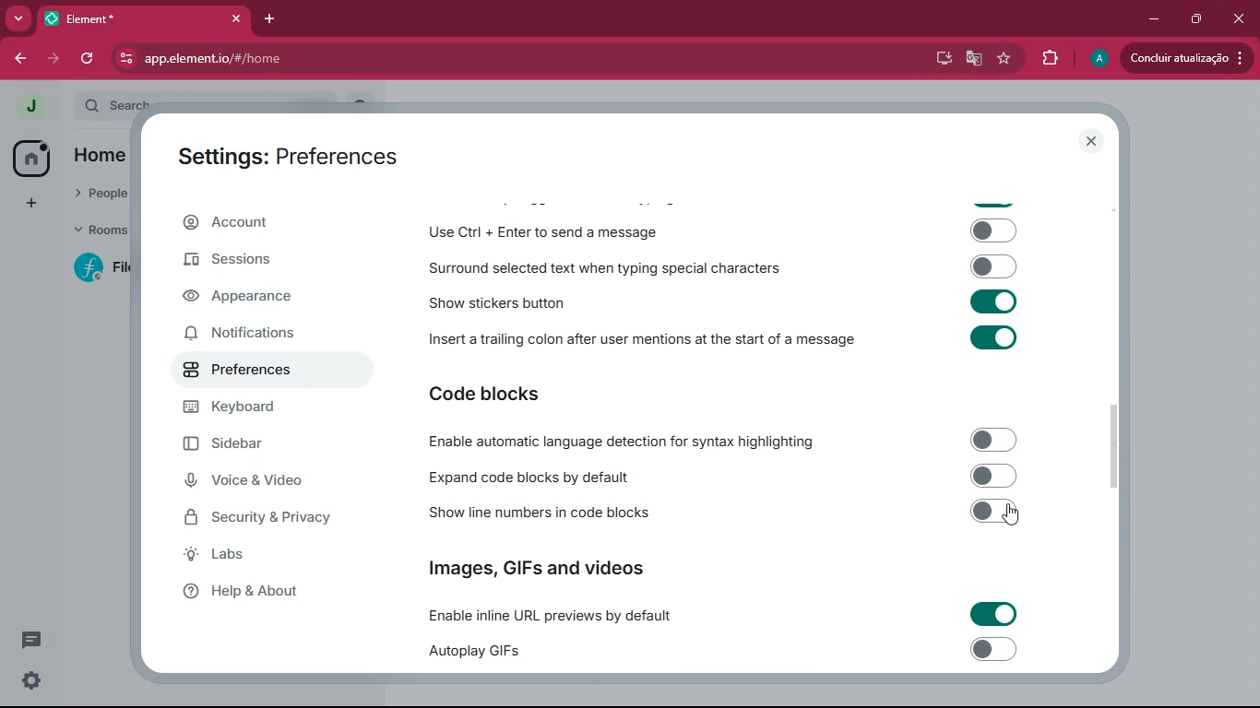 This screenshot has width=1260, height=708. What do you see at coordinates (109, 269) in the screenshot?
I see `filecoin lotus implementation ` at bounding box center [109, 269].